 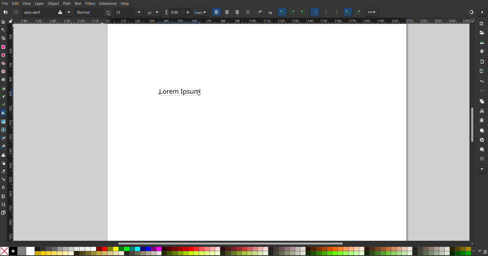 I want to click on Path, so click(x=67, y=3).